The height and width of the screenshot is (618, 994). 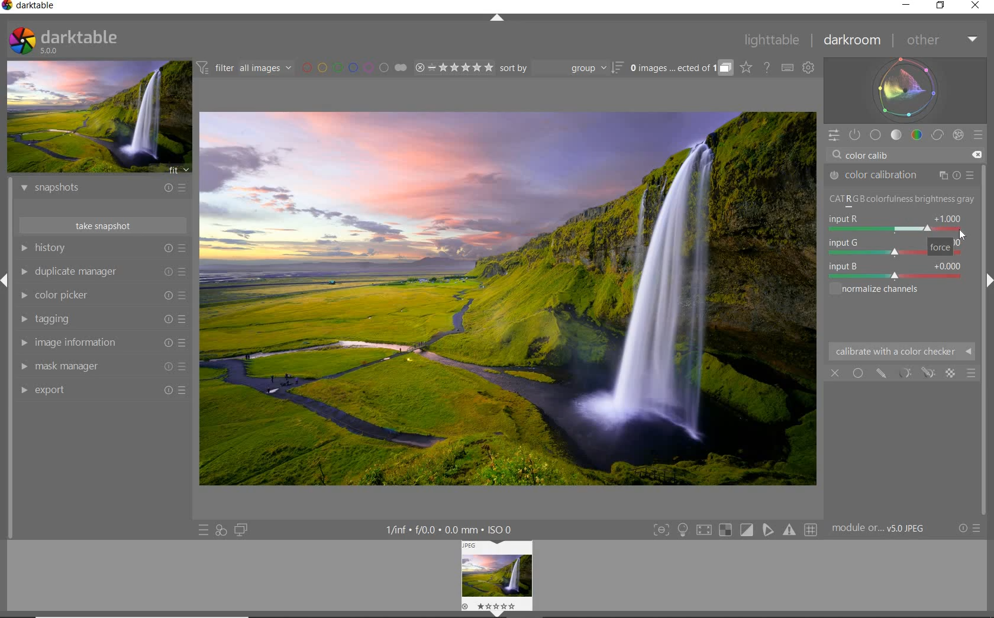 What do you see at coordinates (355, 68) in the screenshot?
I see `FILTER BY IMAGE COLOR LABEL` at bounding box center [355, 68].